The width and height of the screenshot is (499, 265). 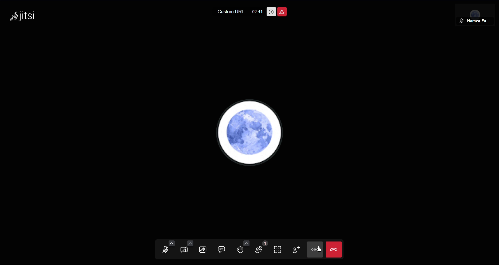 I want to click on More, so click(x=316, y=249).